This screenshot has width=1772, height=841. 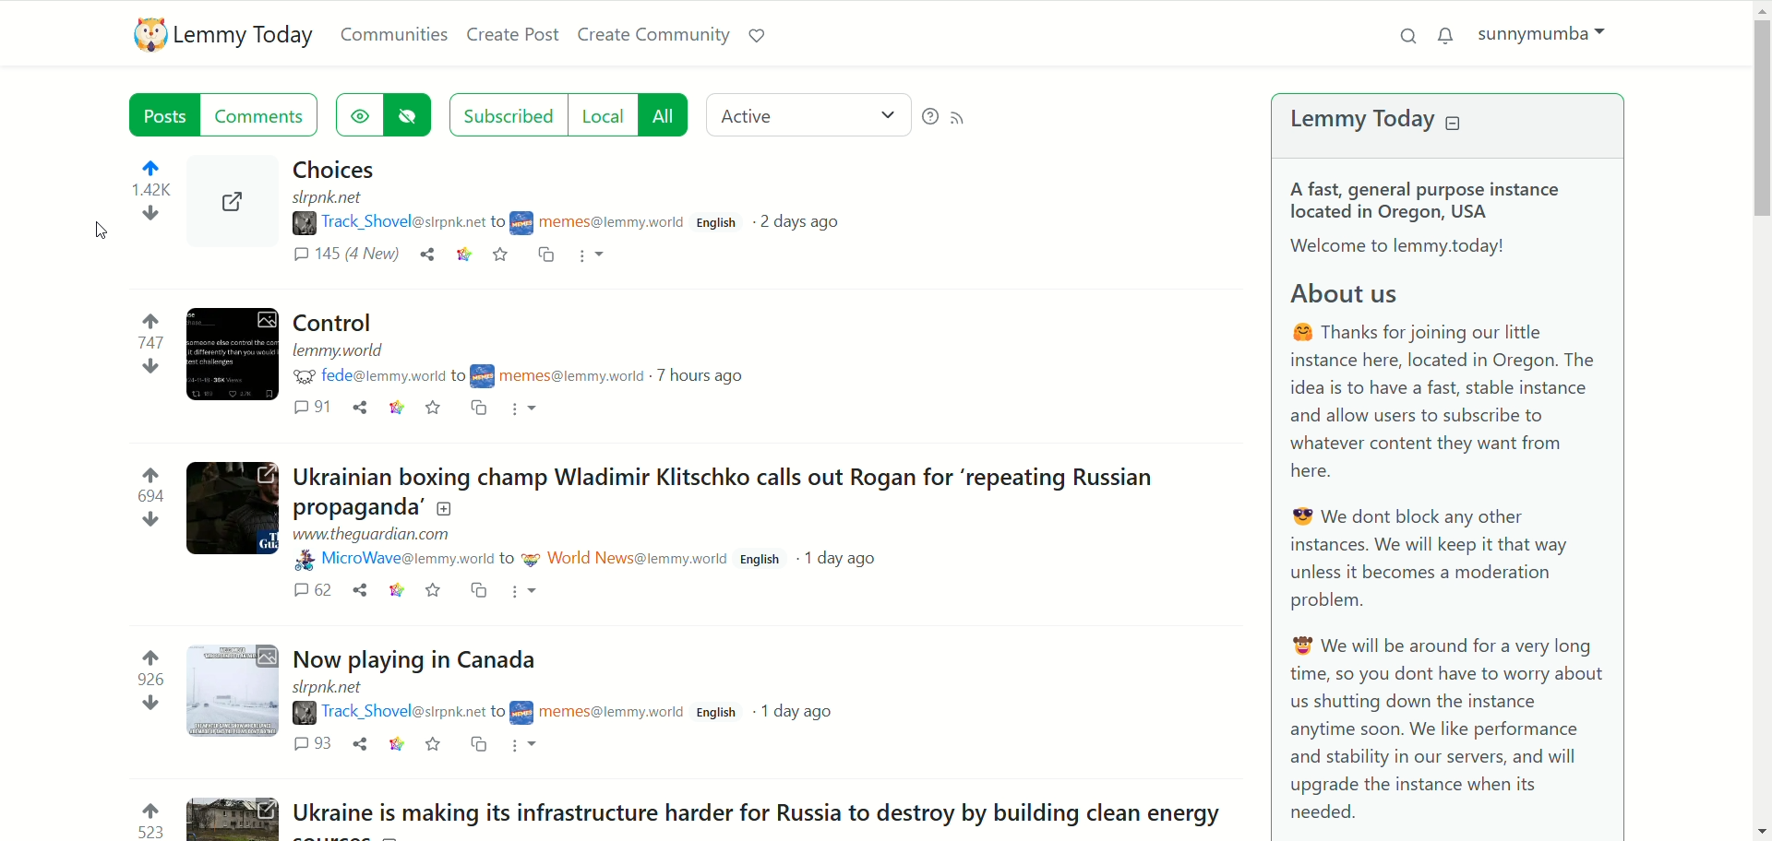 What do you see at coordinates (233, 507) in the screenshot?
I see `Thumbnail` at bounding box center [233, 507].